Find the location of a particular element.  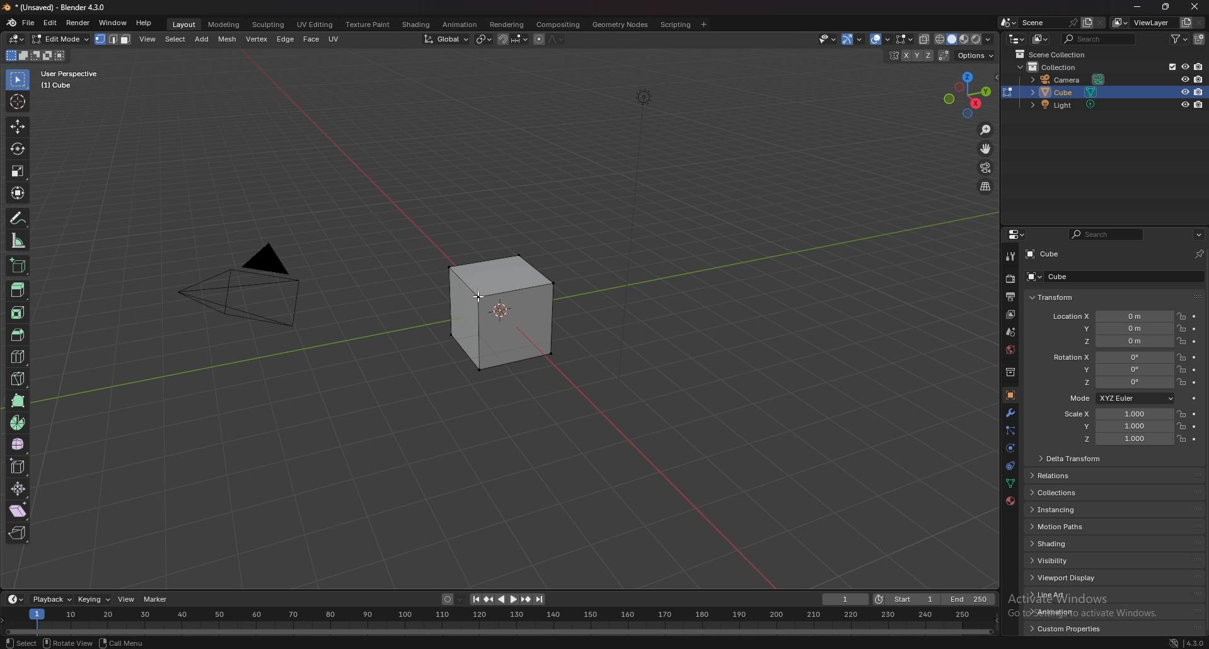

lock location is located at coordinates (1182, 382).